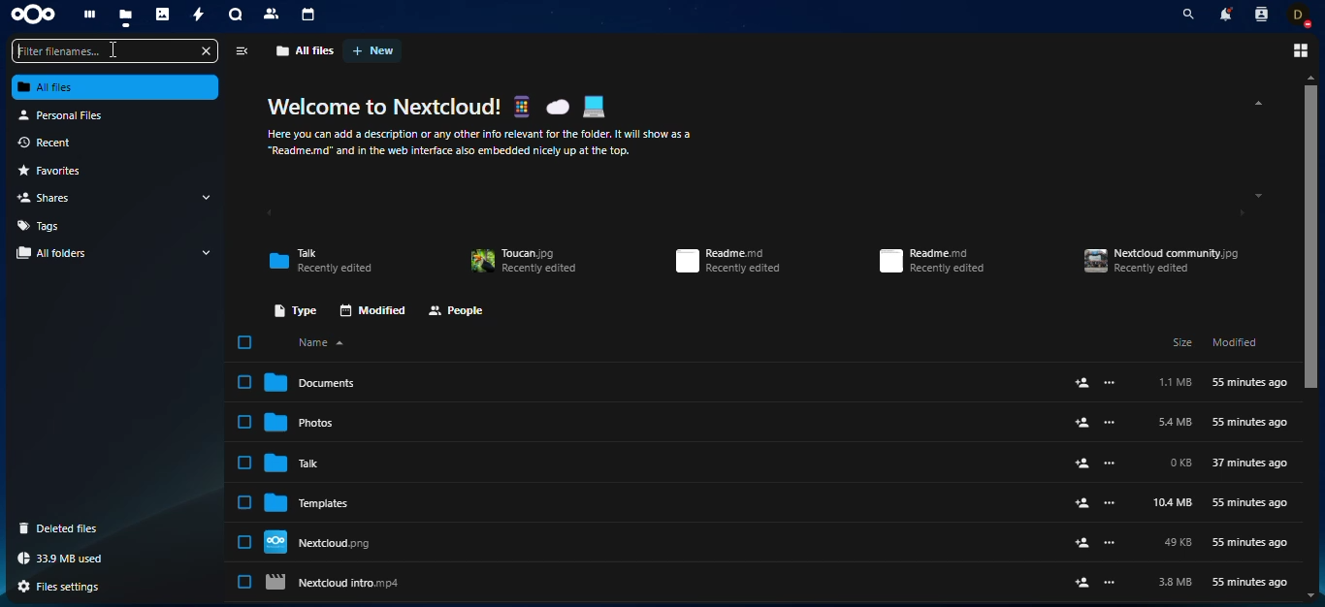  Describe the element at coordinates (1311, 77) in the screenshot. I see `scroll up` at that location.